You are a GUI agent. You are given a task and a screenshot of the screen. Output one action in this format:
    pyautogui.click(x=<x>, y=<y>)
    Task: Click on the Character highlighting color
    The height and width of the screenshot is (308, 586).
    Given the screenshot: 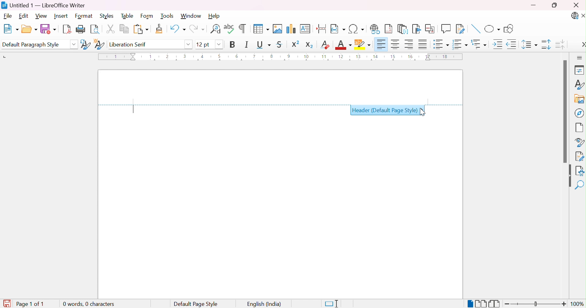 What is the action you would take?
    pyautogui.click(x=363, y=44)
    